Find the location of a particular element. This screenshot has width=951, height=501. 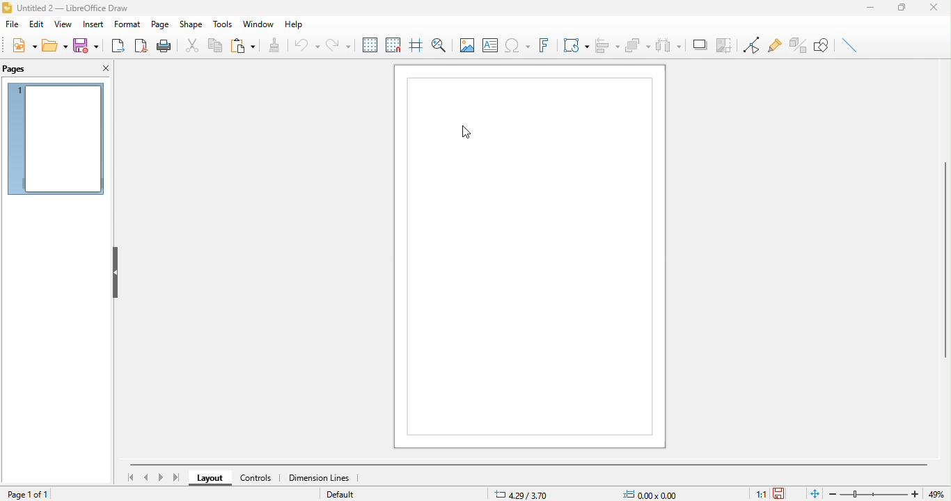

controls is located at coordinates (258, 479).